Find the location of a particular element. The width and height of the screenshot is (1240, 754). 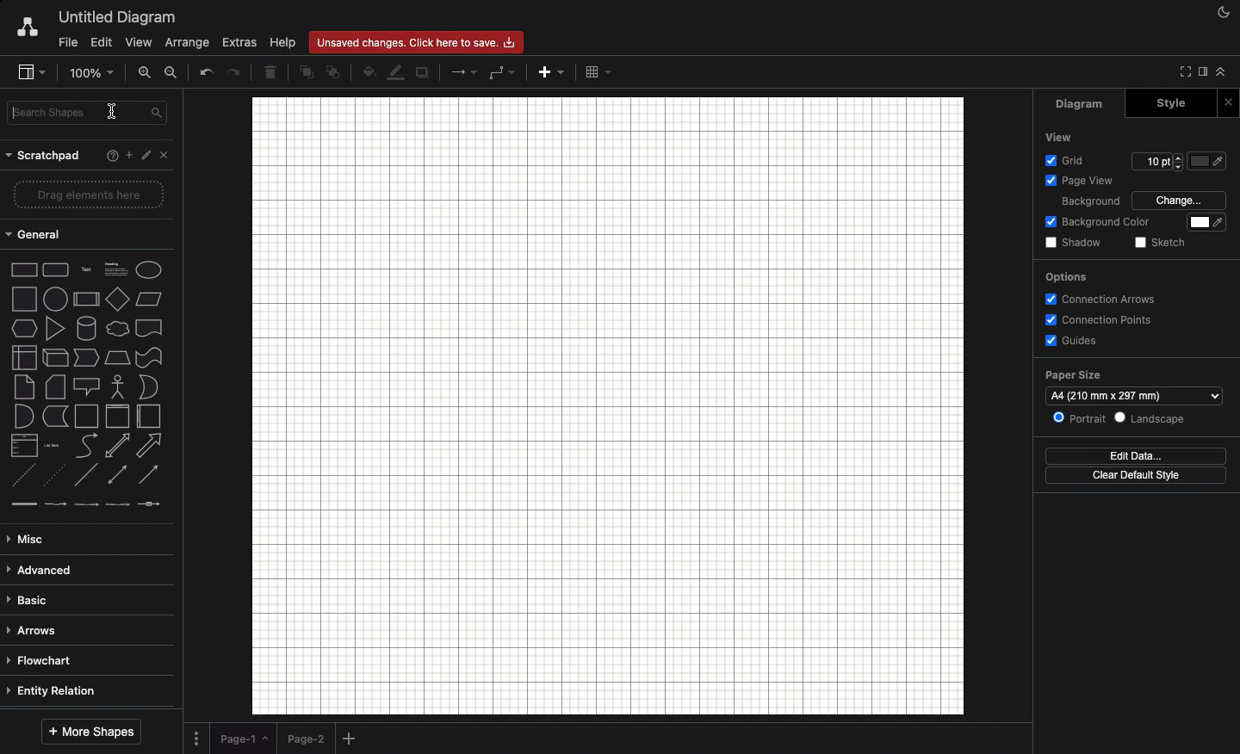

cursor is located at coordinates (112, 111).